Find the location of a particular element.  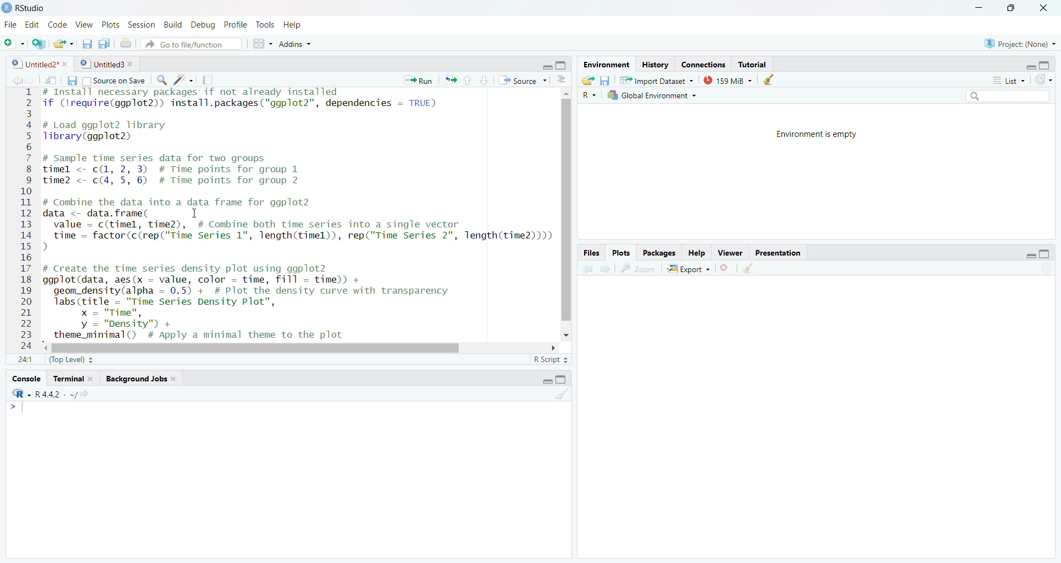

Minimize is located at coordinates (548, 65).